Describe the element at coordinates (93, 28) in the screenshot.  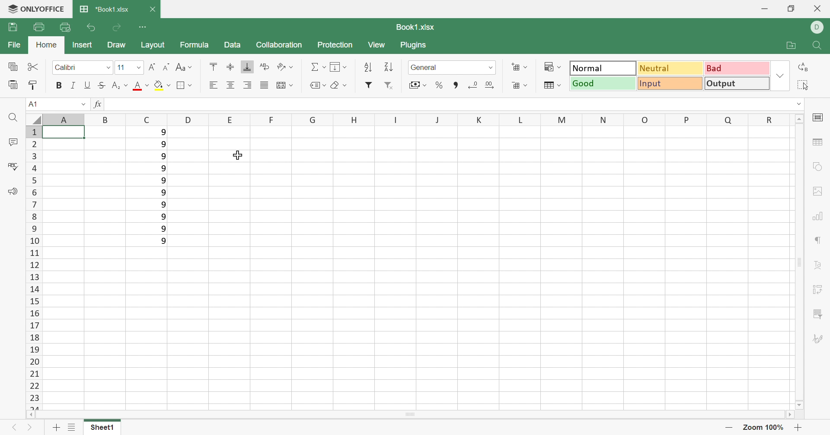
I see `Undo` at that location.